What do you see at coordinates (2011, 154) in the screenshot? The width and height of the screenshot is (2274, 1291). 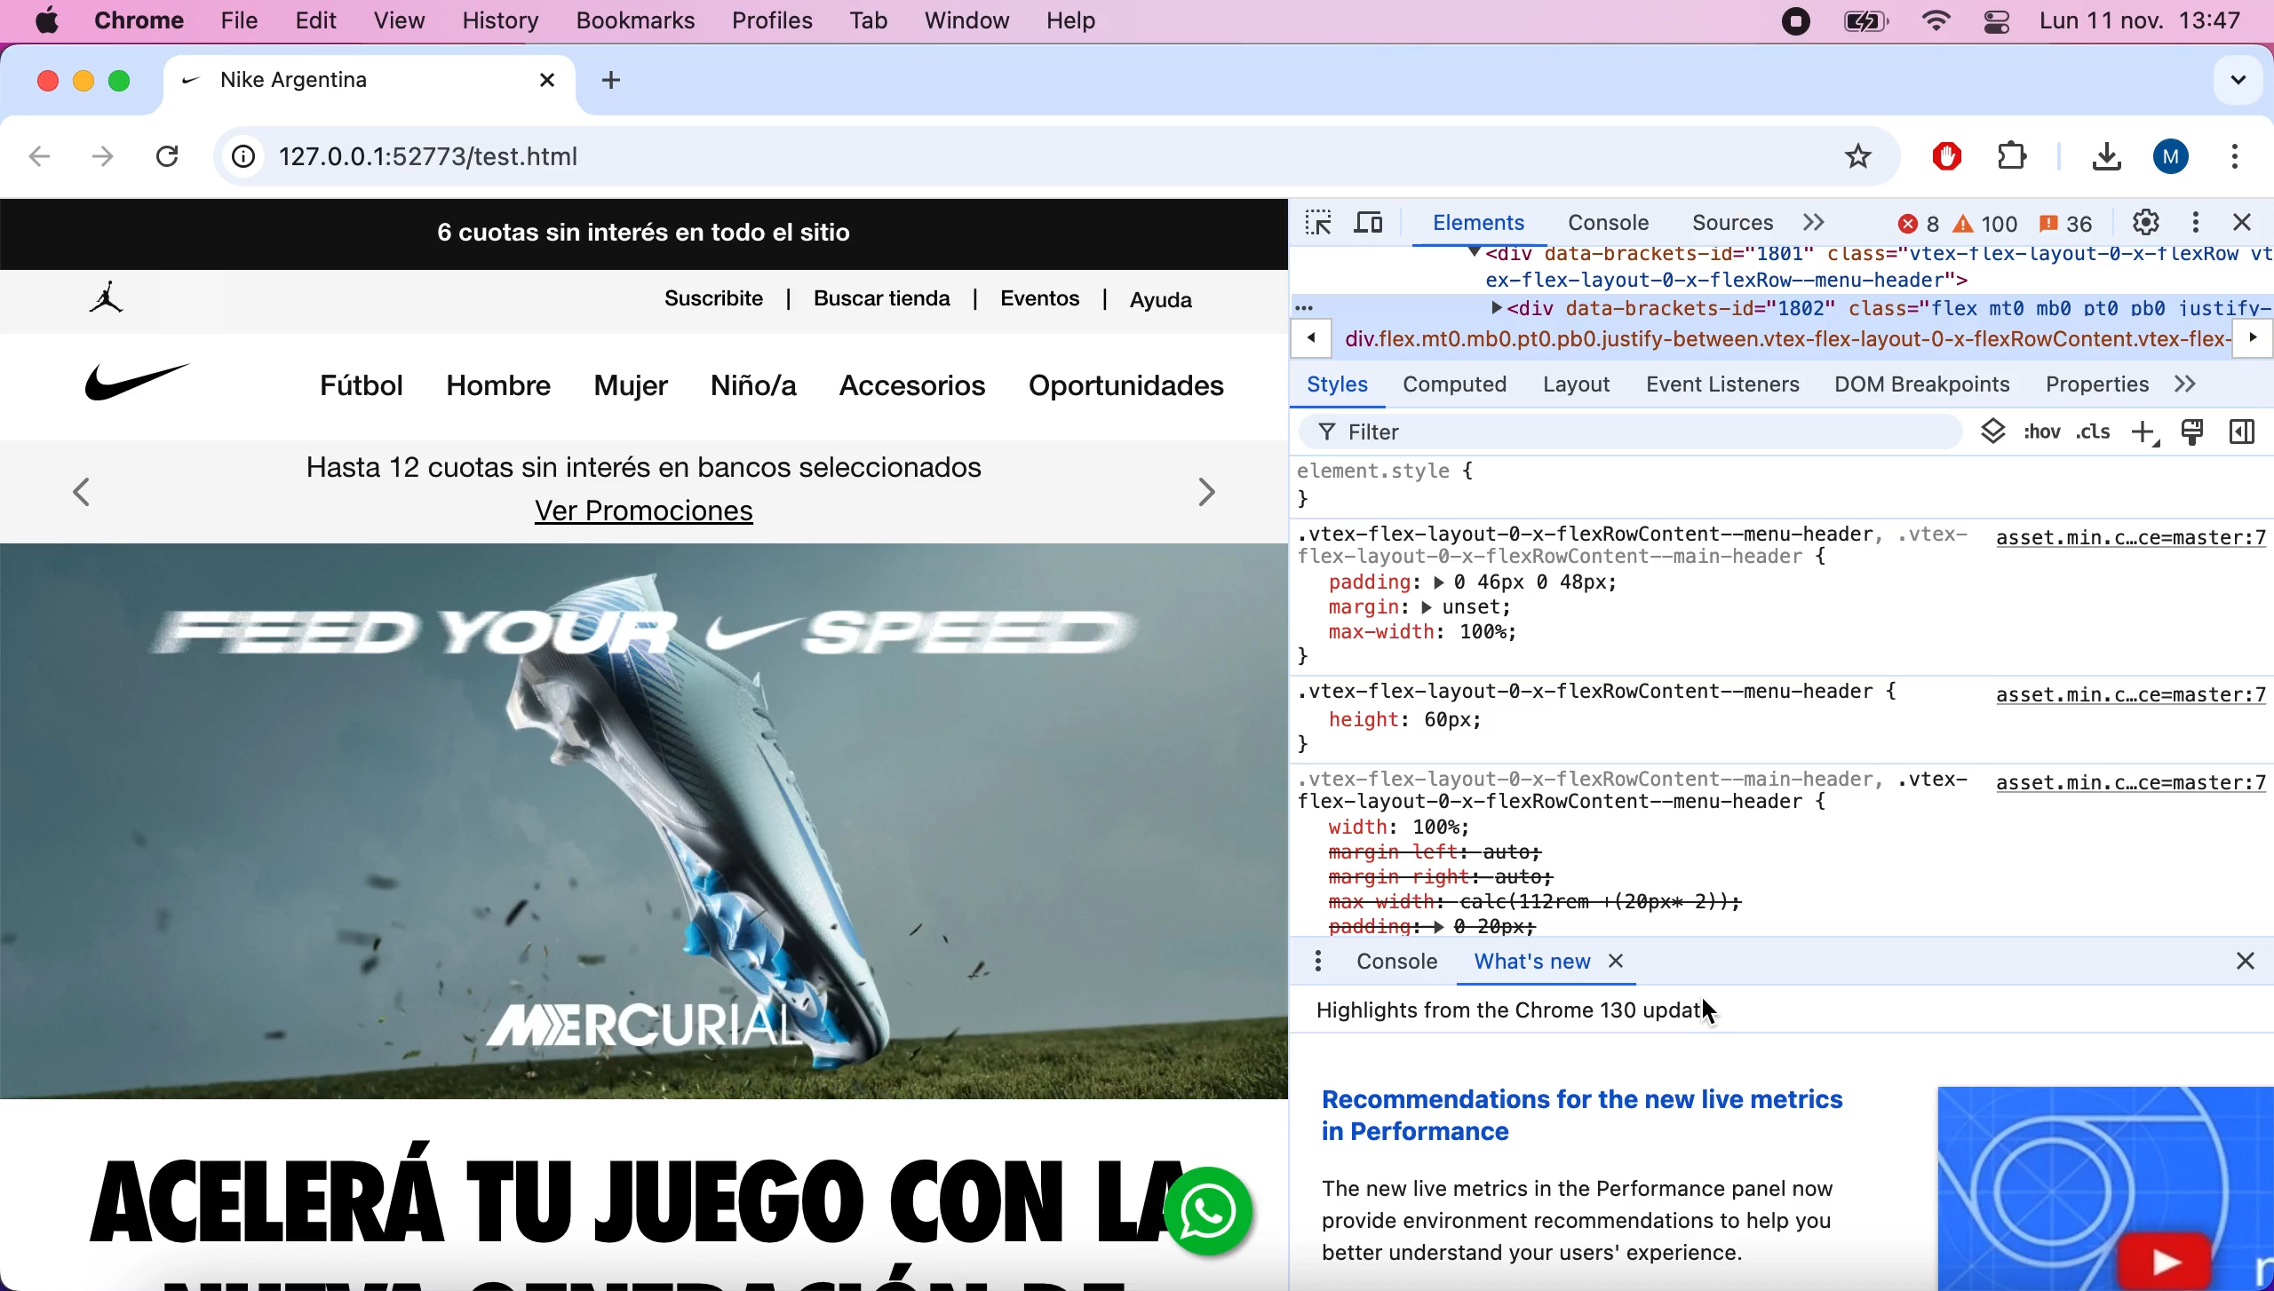 I see `file` at bounding box center [2011, 154].